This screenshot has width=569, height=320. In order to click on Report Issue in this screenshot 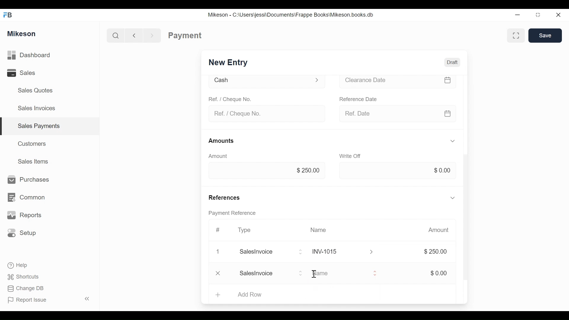, I will do `click(30, 300)`.